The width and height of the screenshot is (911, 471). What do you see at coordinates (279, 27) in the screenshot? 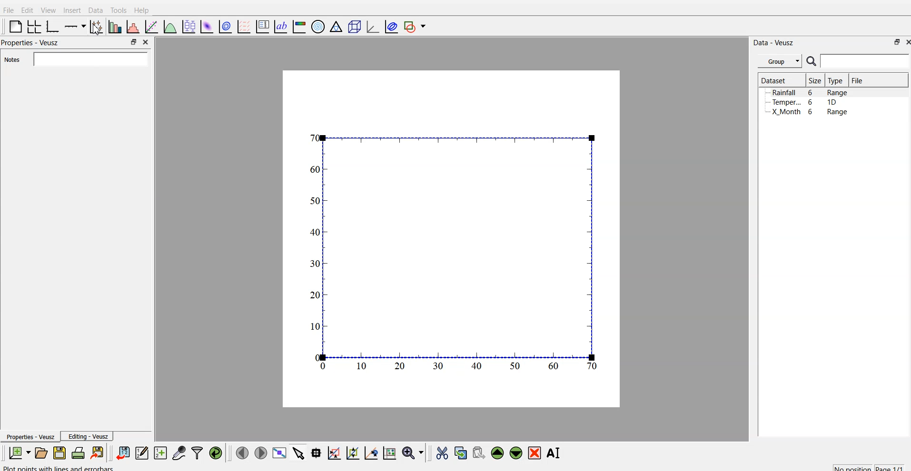
I see `text label` at bounding box center [279, 27].